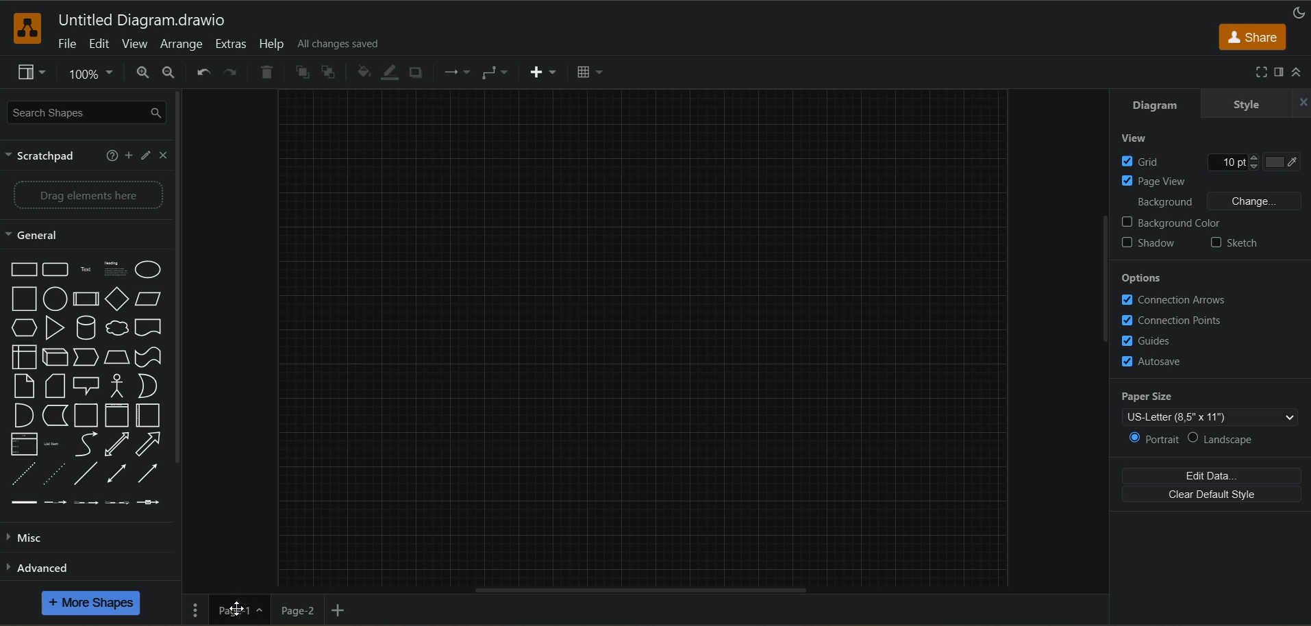 The image size is (1311, 626). What do you see at coordinates (110, 155) in the screenshot?
I see `help` at bounding box center [110, 155].